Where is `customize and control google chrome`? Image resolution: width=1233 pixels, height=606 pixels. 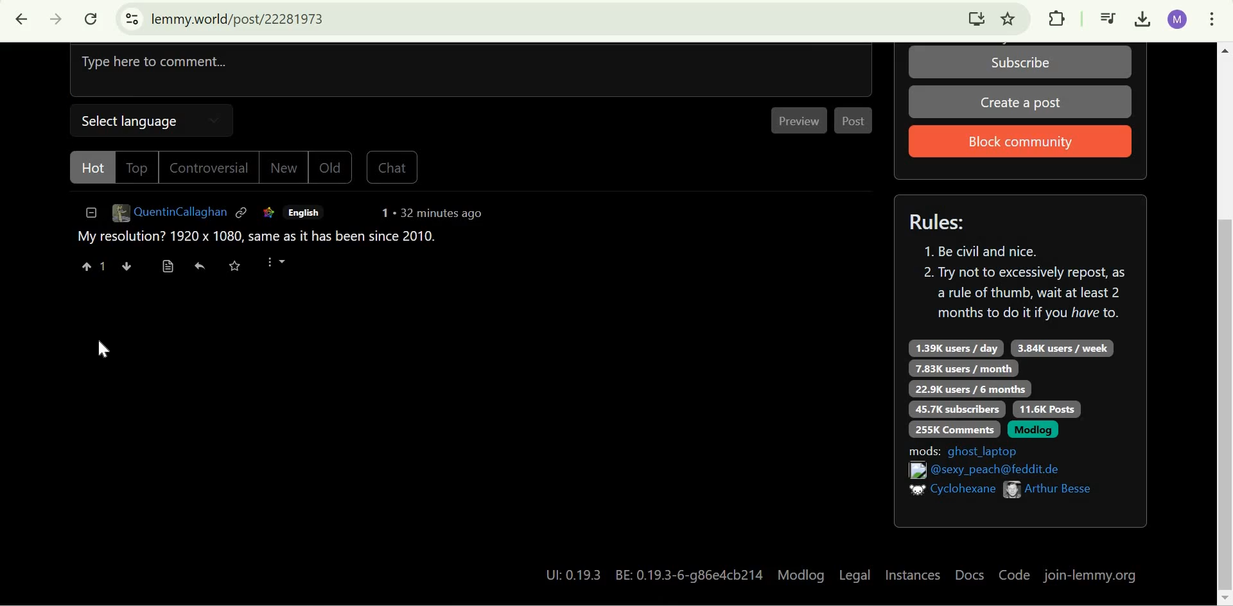 customize and control google chrome is located at coordinates (1212, 21).